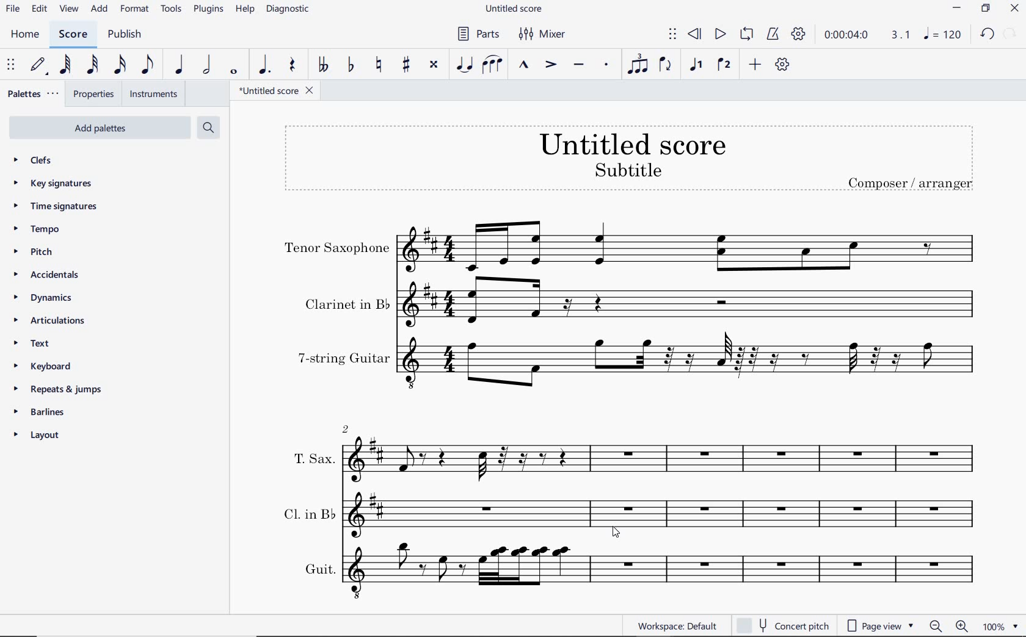  Describe the element at coordinates (492, 63) in the screenshot. I see `SLUR` at that location.